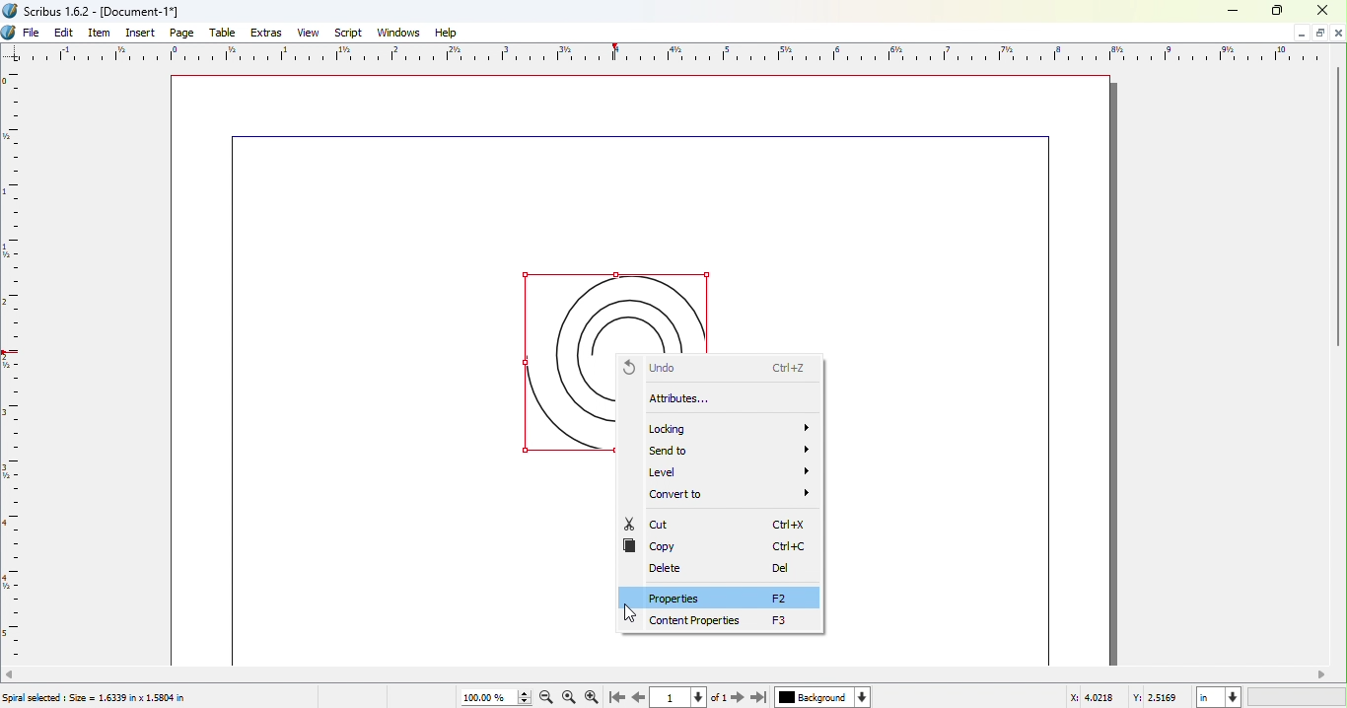  What do you see at coordinates (614, 698) in the screenshot?
I see `Go to the last page` at bounding box center [614, 698].